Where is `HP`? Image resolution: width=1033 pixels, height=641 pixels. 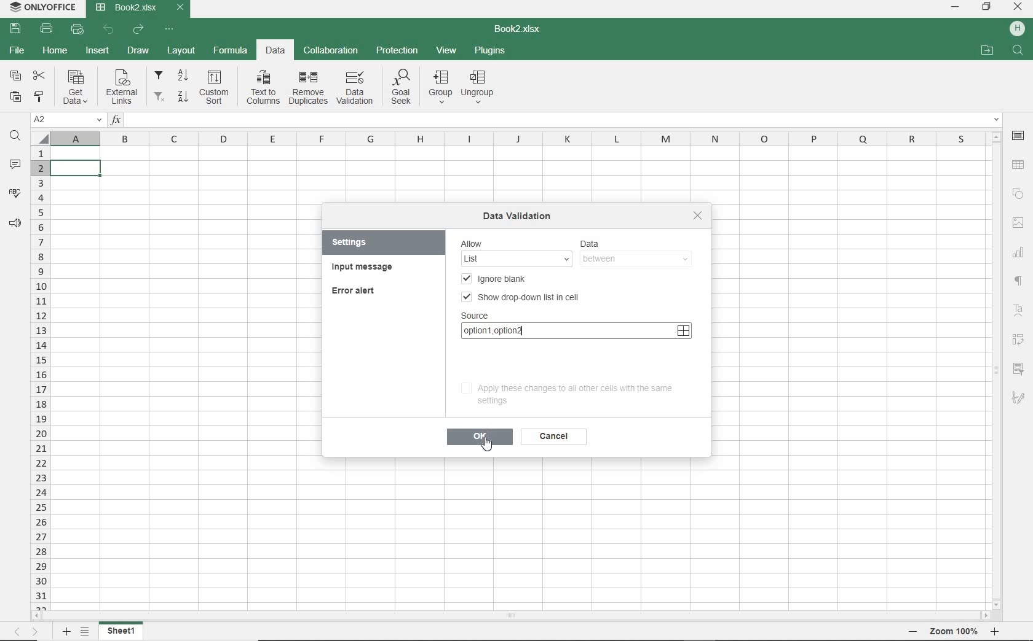
HP is located at coordinates (1018, 29).